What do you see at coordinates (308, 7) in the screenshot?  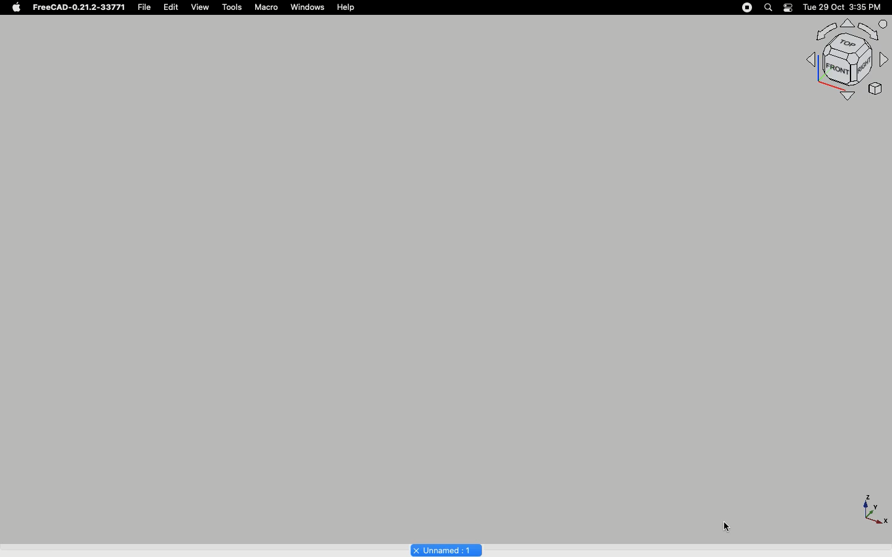 I see `windows` at bounding box center [308, 7].